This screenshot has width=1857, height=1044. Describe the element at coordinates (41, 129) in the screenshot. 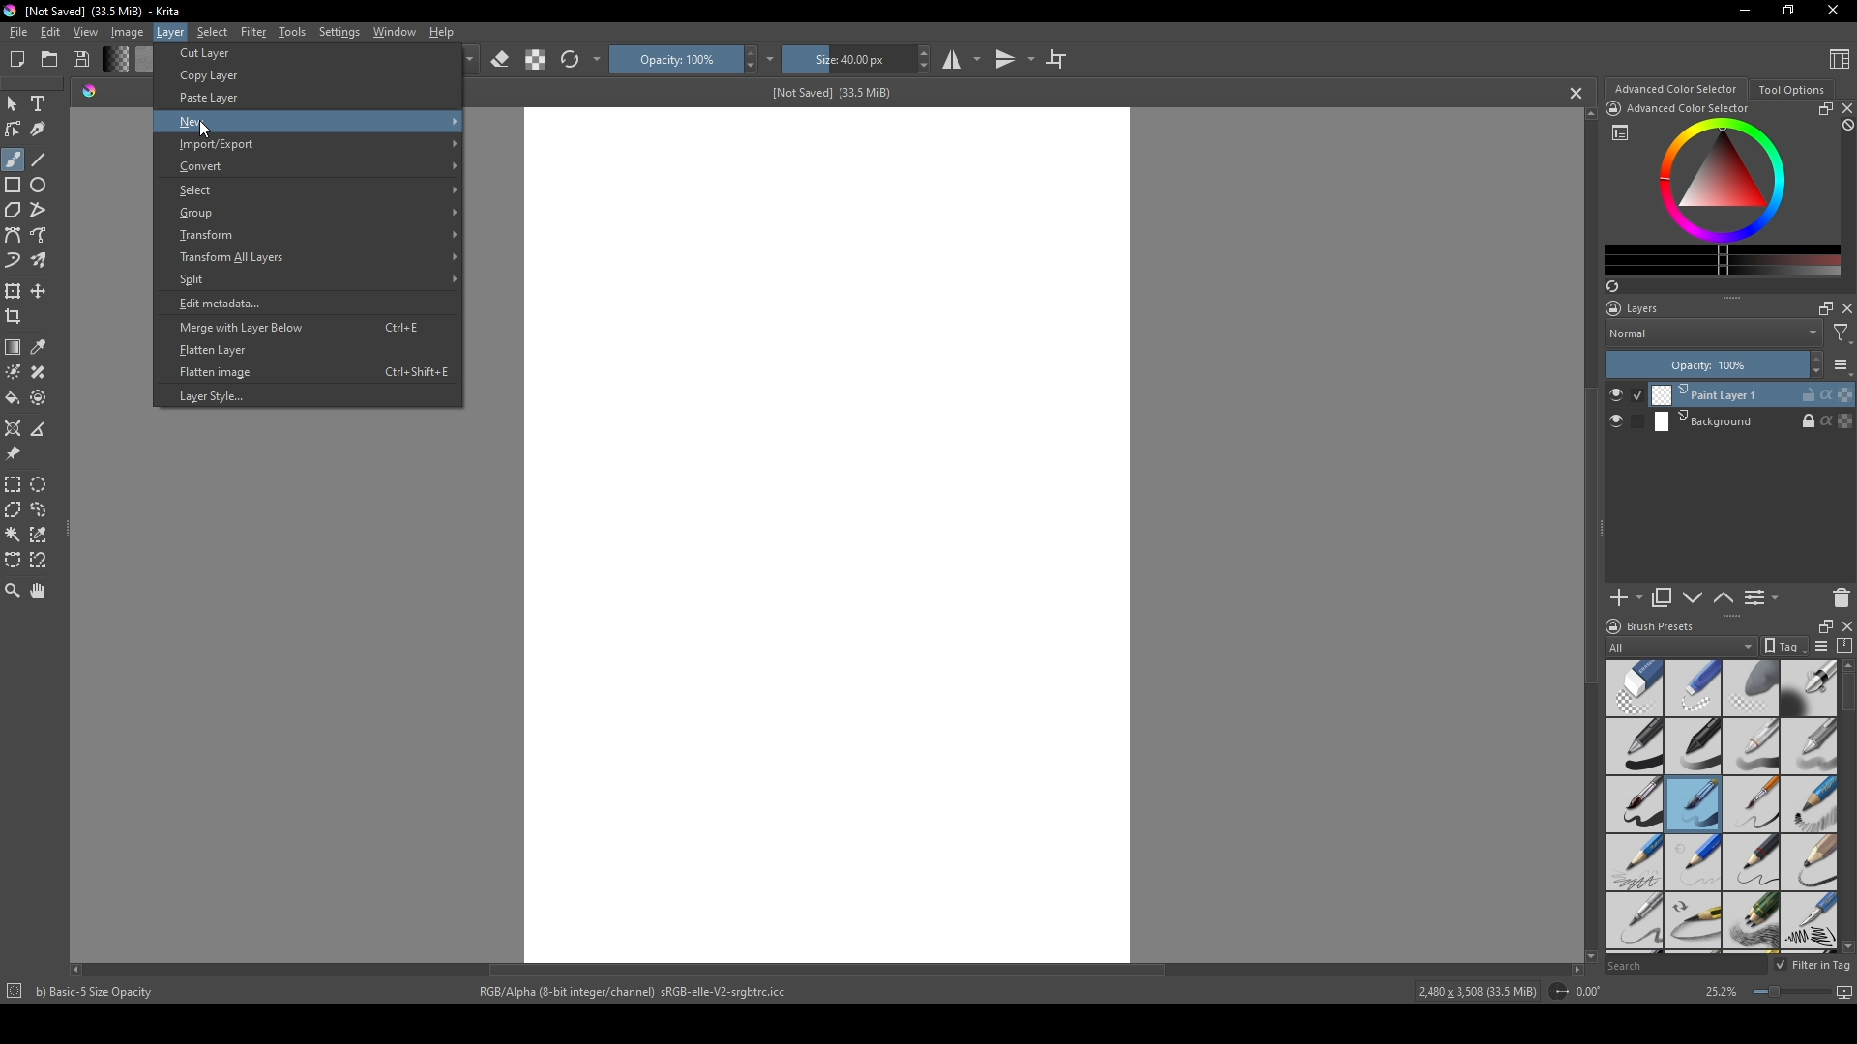

I see `calligraphy` at that location.